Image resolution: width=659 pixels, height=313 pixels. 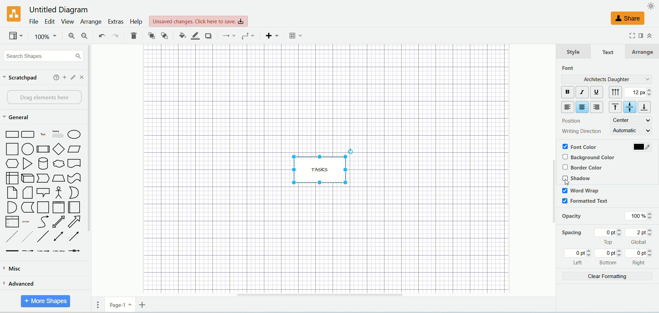 What do you see at coordinates (639, 92) in the screenshot?
I see `2 pt` at bounding box center [639, 92].